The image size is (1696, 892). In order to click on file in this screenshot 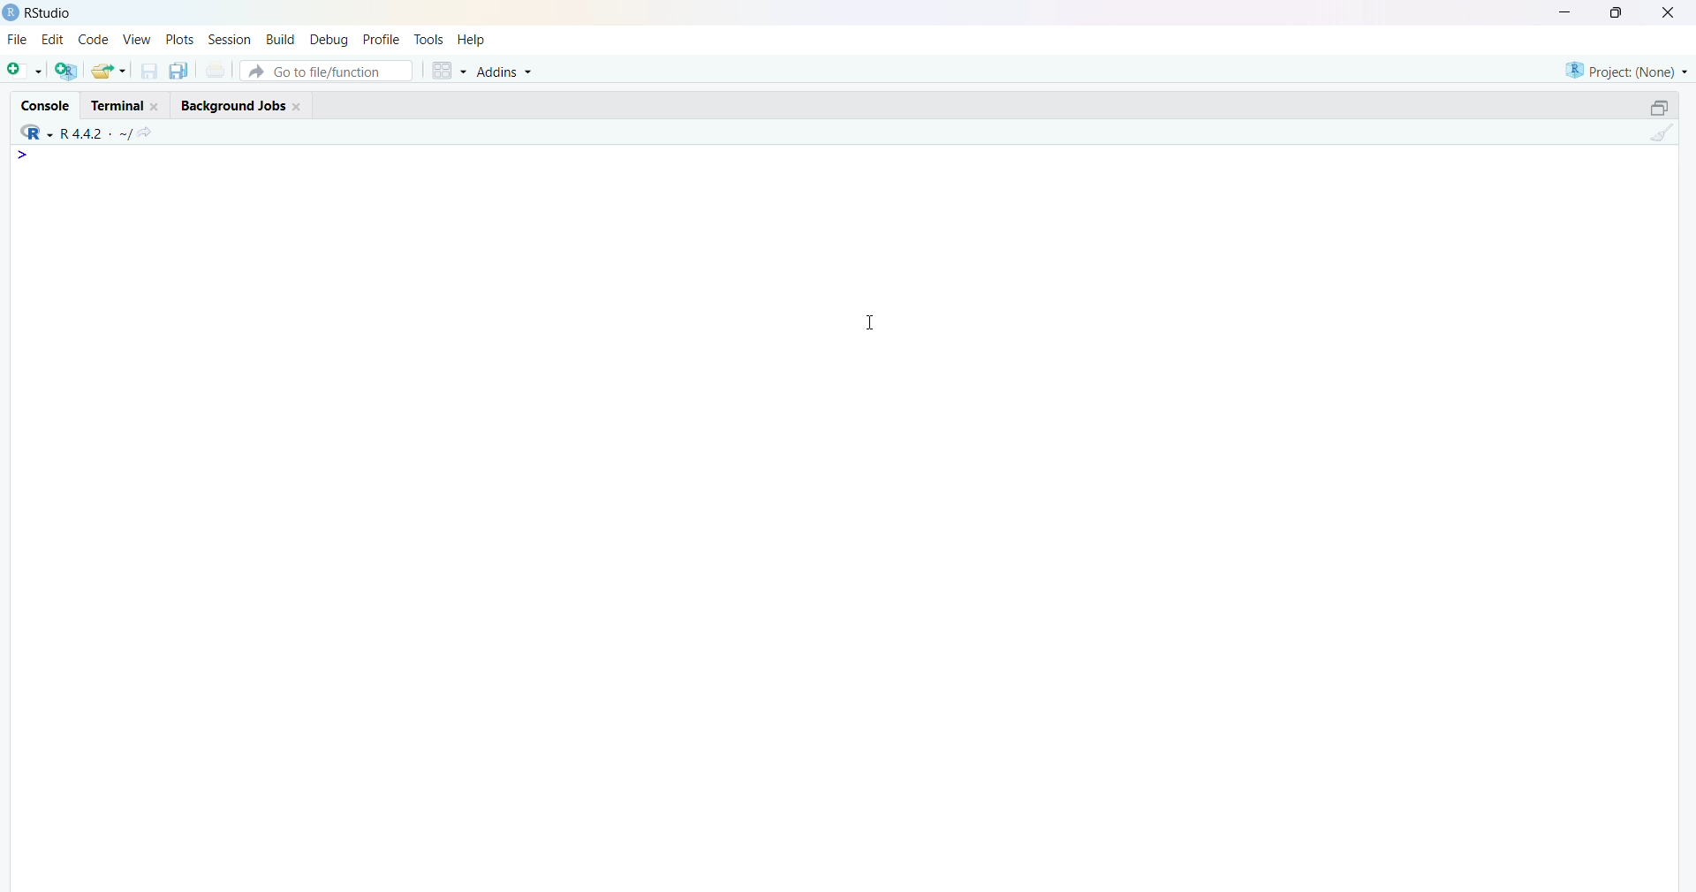, I will do `click(19, 38)`.